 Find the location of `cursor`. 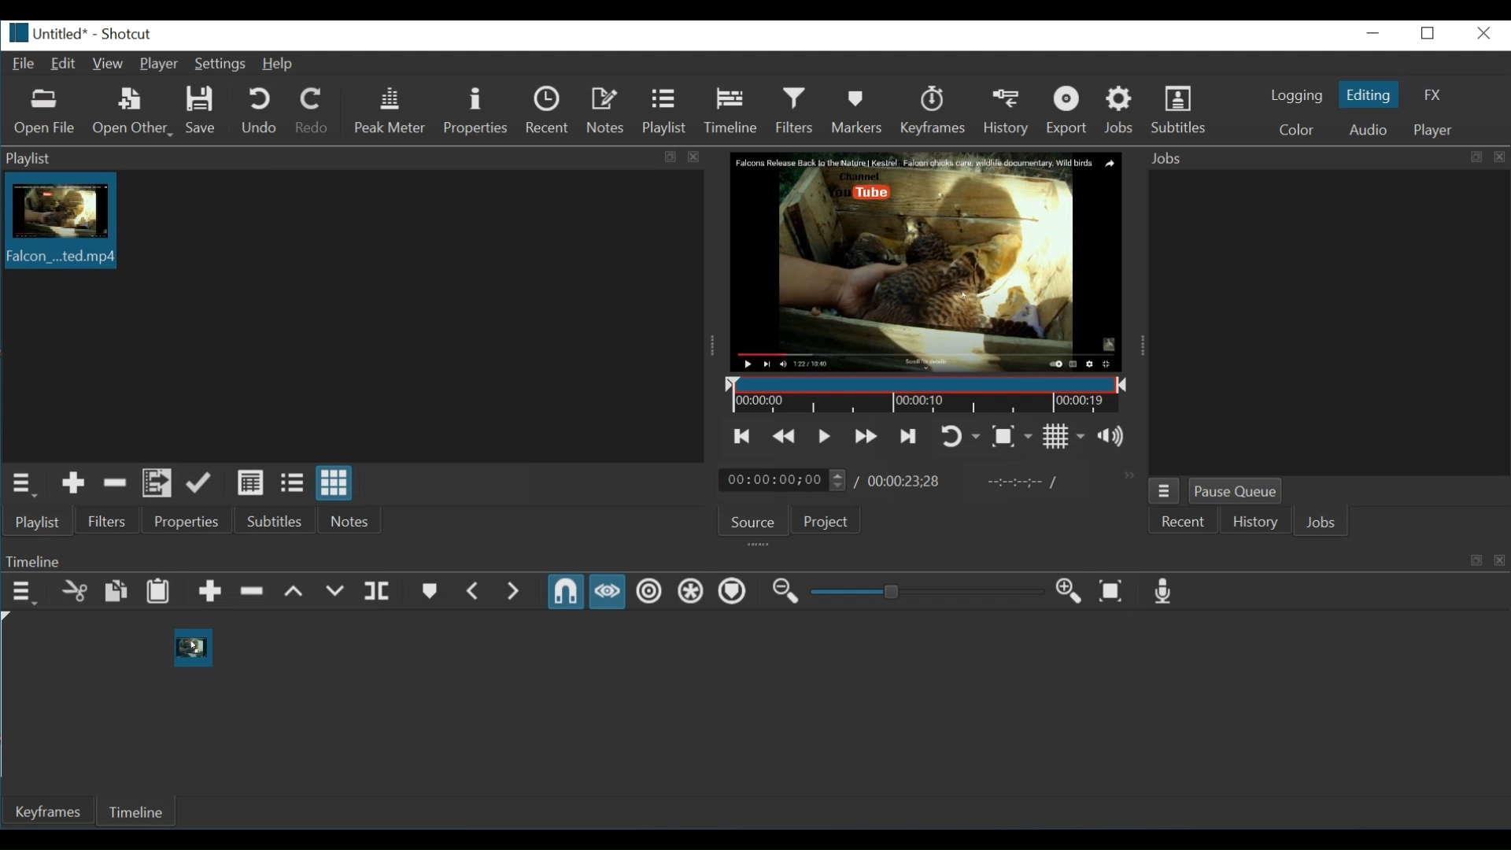

cursor is located at coordinates (193, 649).